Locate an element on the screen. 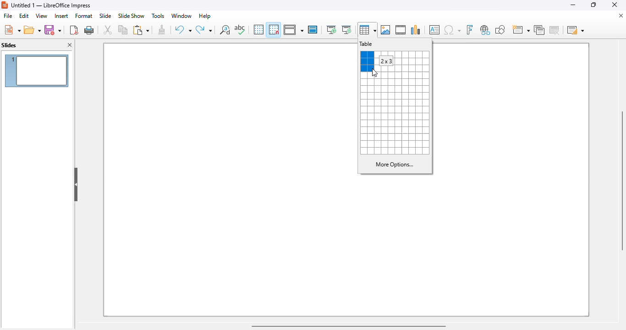 This screenshot has width=626, height=330. slide layout is located at coordinates (576, 30).